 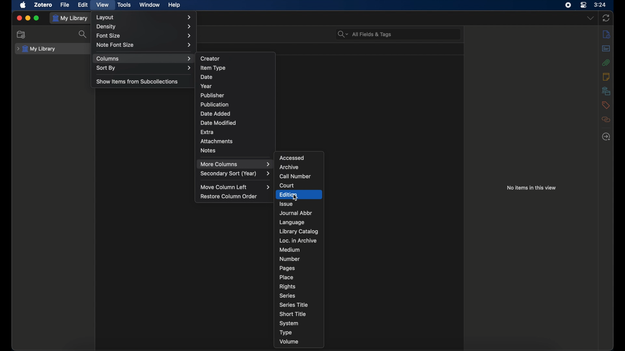 What do you see at coordinates (206, 86) in the screenshot?
I see `year` at bounding box center [206, 86].